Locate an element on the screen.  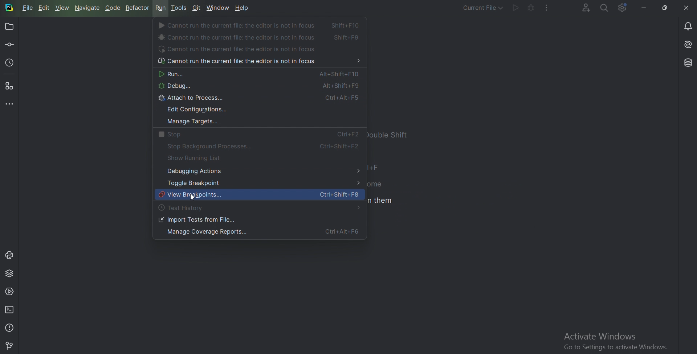
Stop is located at coordinates (256, 135).